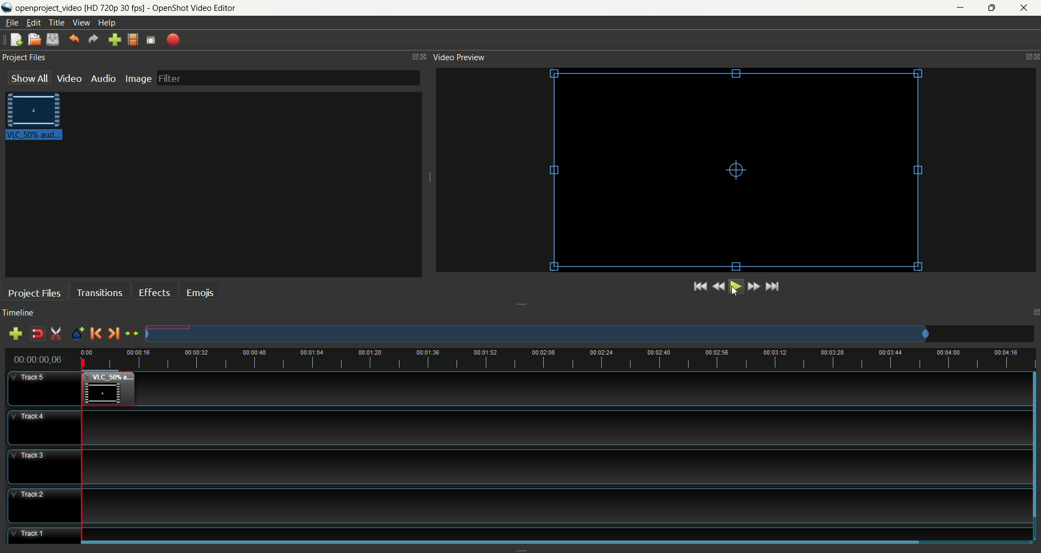 This screenshot has height=553, width=1041. Describe the element at coordinates (133, 38) in the screenshot. I see `choose profile` at that location.